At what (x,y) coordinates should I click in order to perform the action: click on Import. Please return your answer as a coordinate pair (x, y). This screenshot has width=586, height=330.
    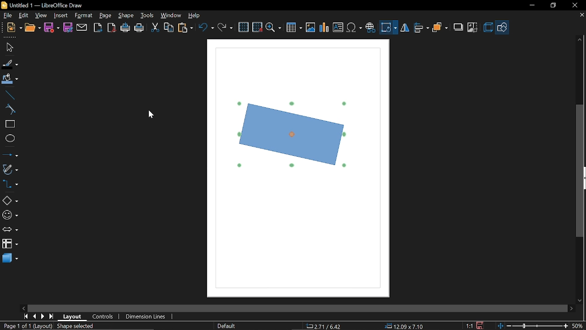
    Looking at the image, I should click on (98, 28).